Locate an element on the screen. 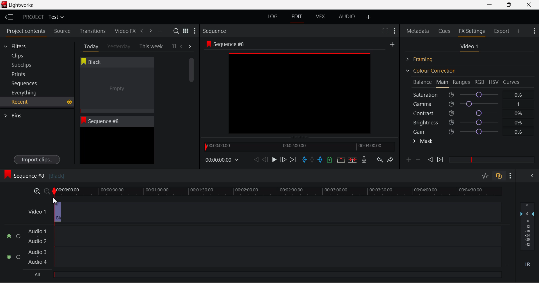  Go Forward is located at coordinates (283, 159).